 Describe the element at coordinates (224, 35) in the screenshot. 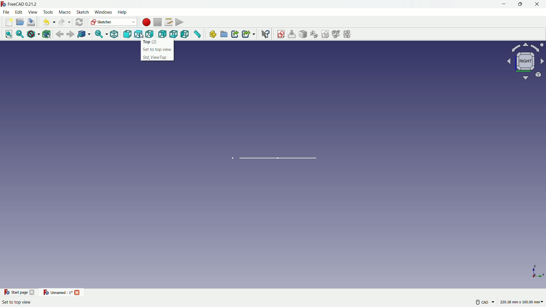

I see `create group` at that location.